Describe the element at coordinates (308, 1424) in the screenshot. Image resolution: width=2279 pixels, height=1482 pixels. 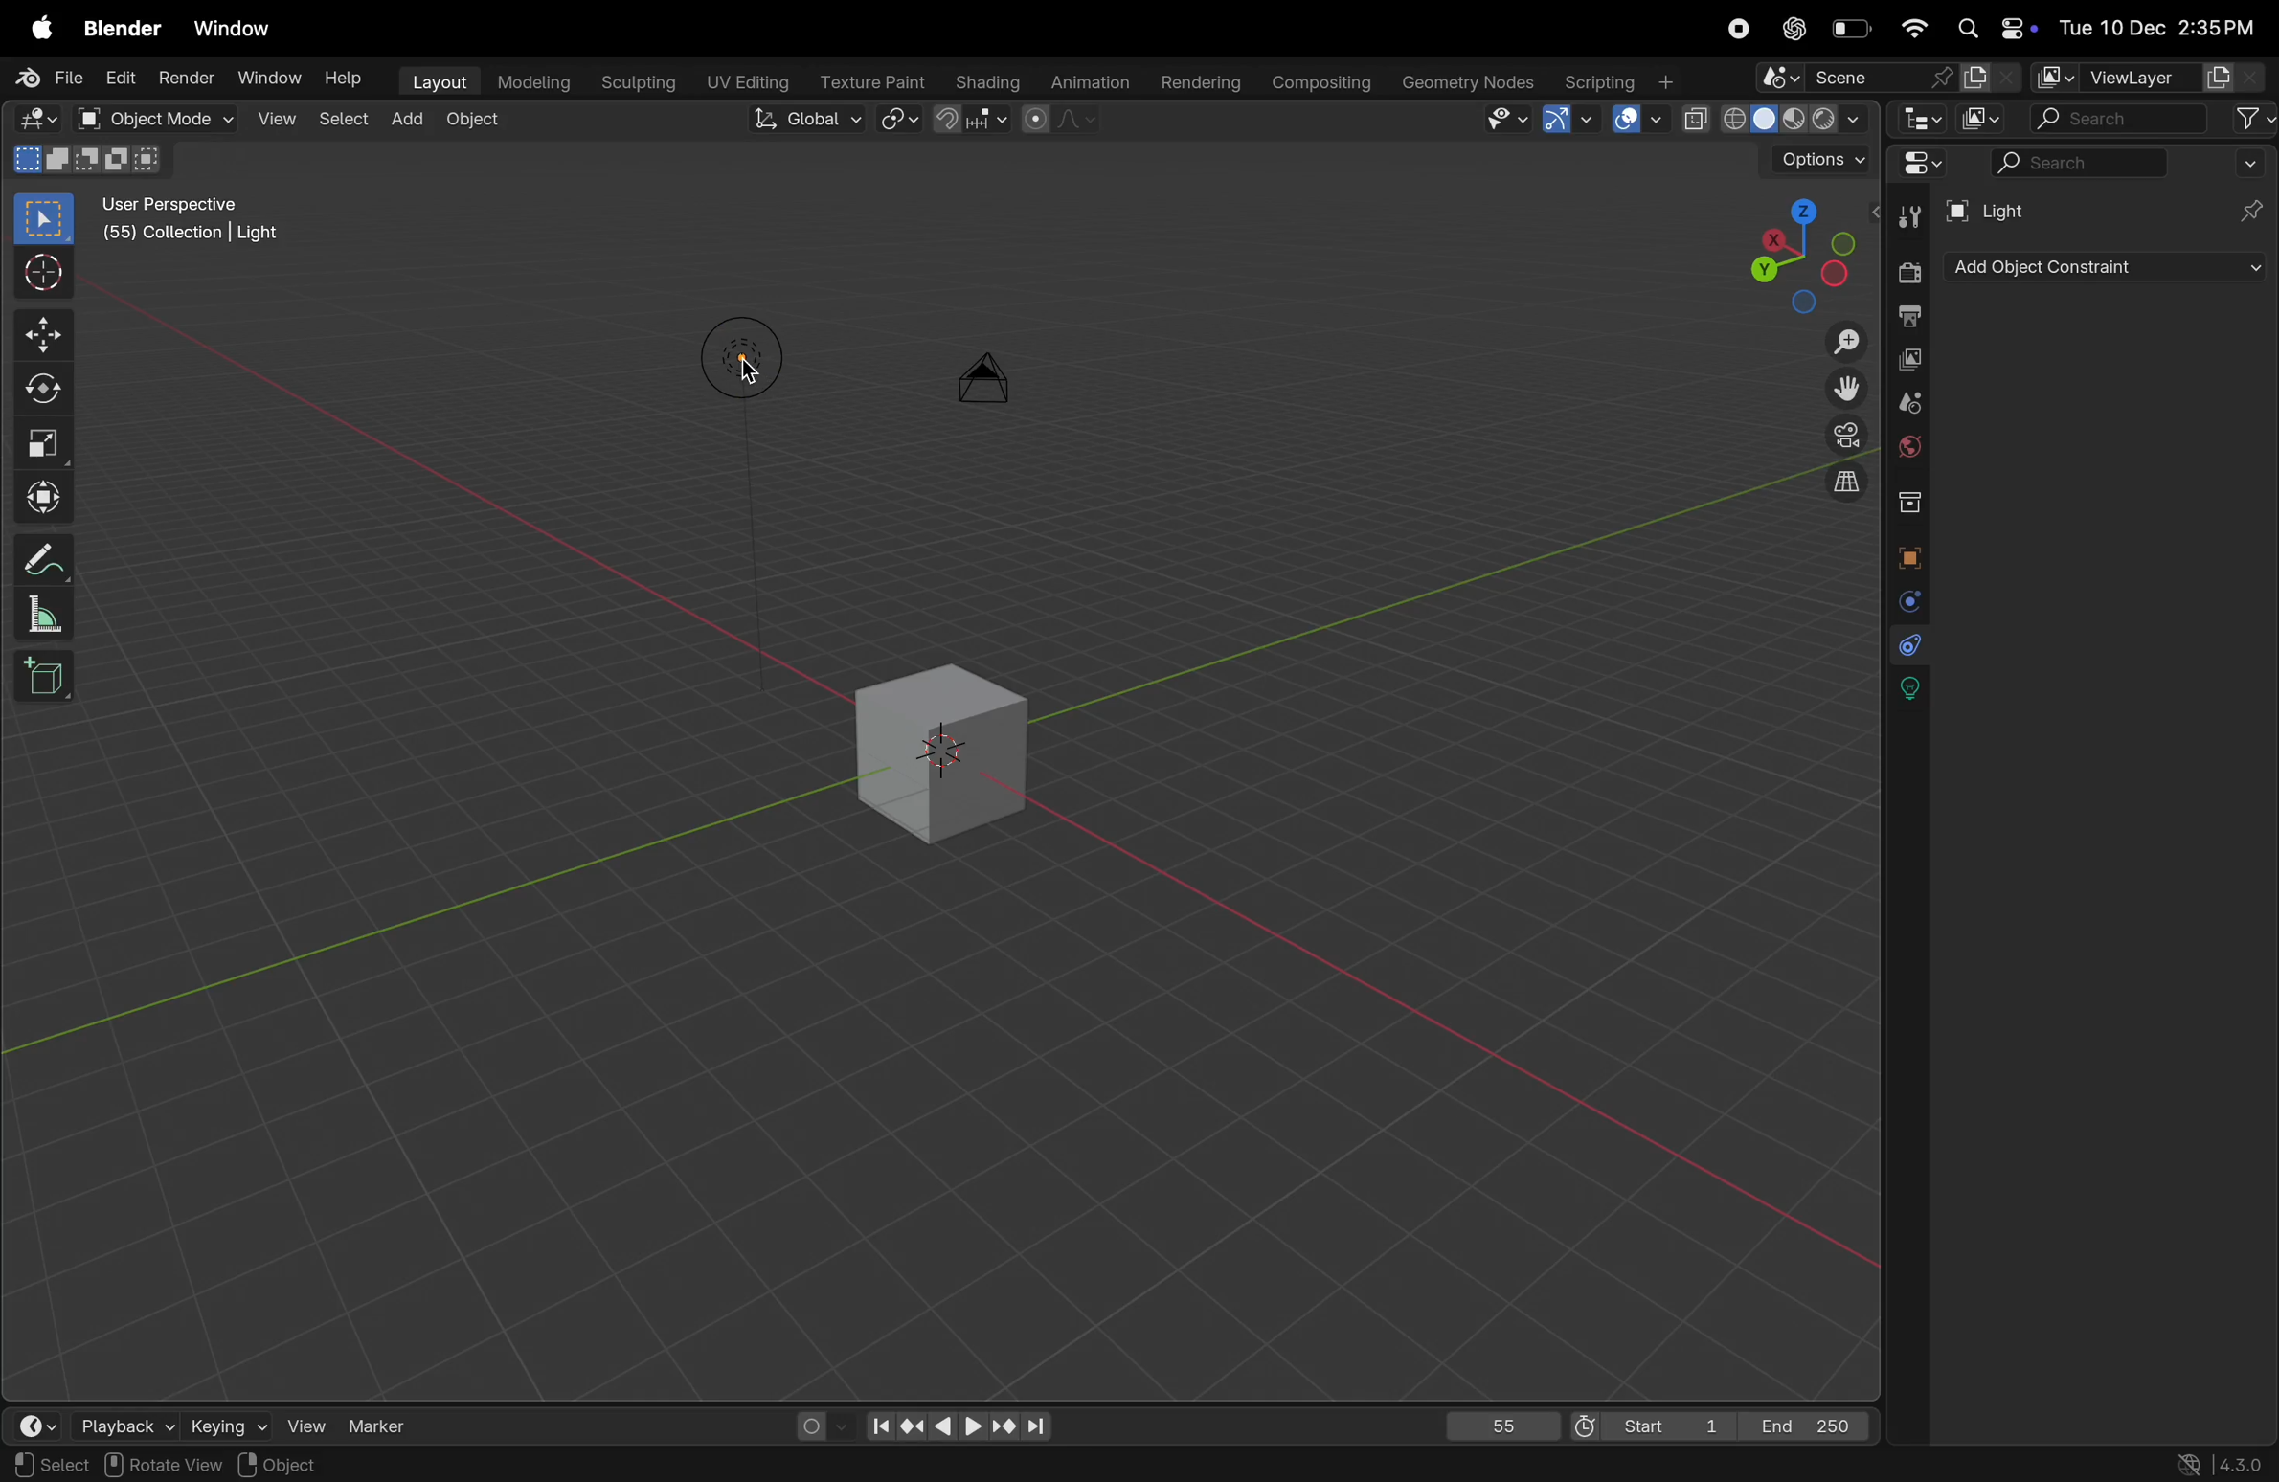
I see `view` at that location.